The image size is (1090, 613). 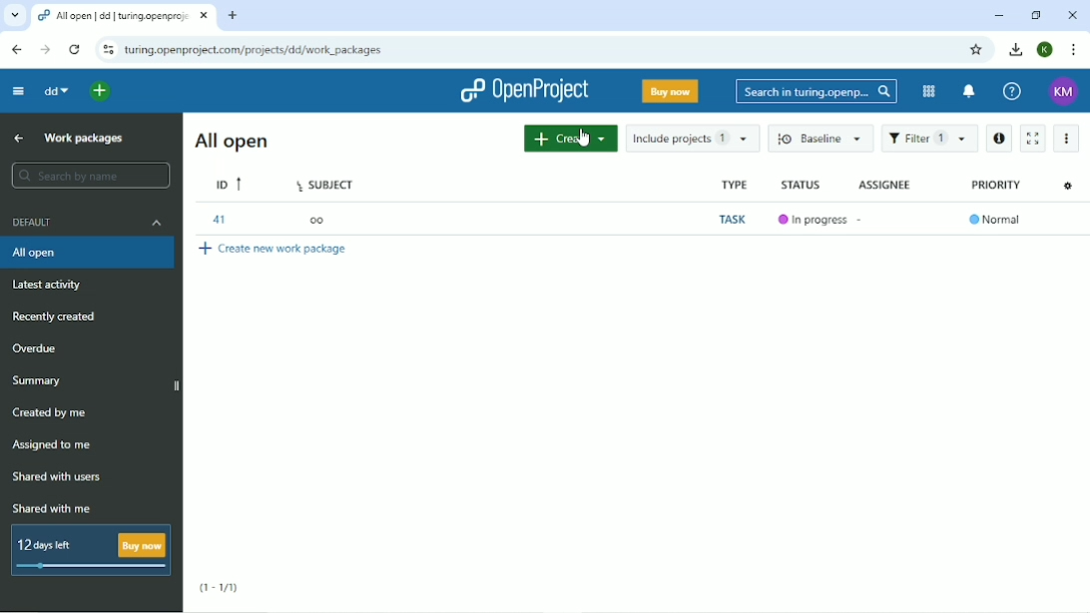 I want to click on dd, so click(x=57, y=91).